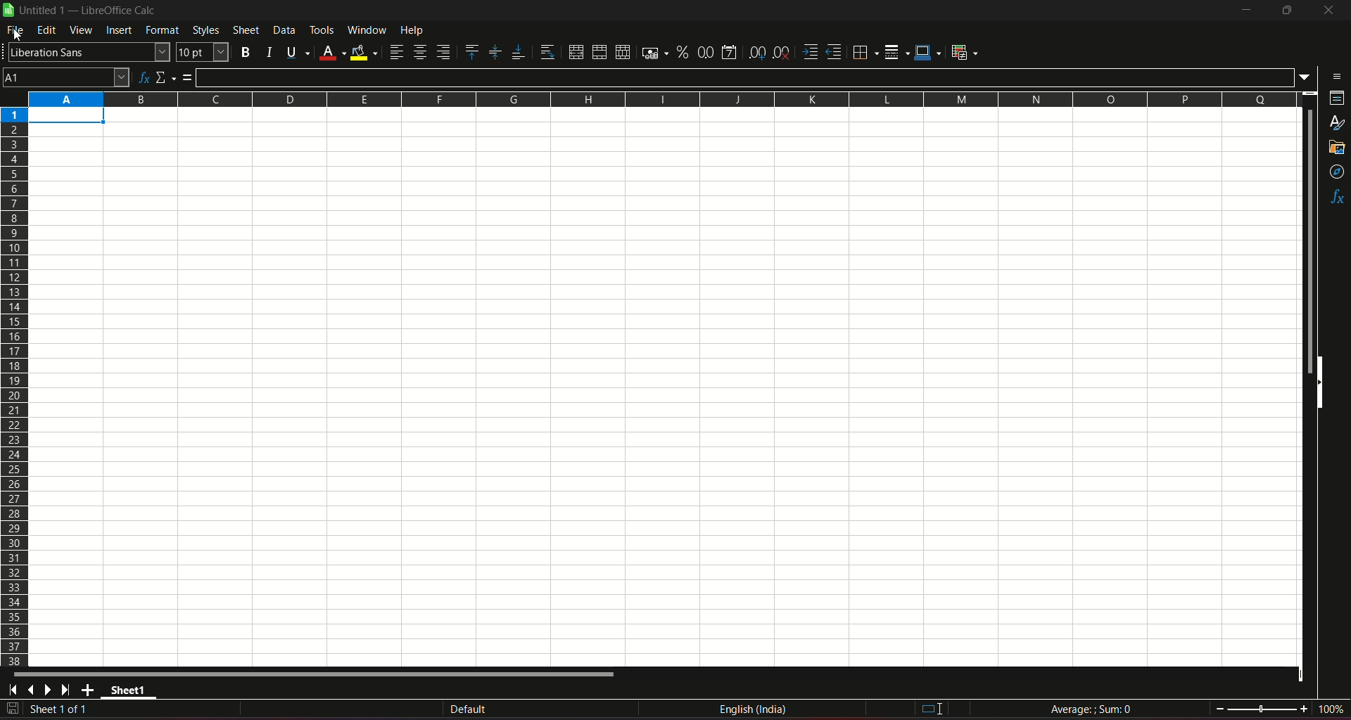  Describe the element at coordinates (87, 53) in the screenshot. I see `font styles` at that location.